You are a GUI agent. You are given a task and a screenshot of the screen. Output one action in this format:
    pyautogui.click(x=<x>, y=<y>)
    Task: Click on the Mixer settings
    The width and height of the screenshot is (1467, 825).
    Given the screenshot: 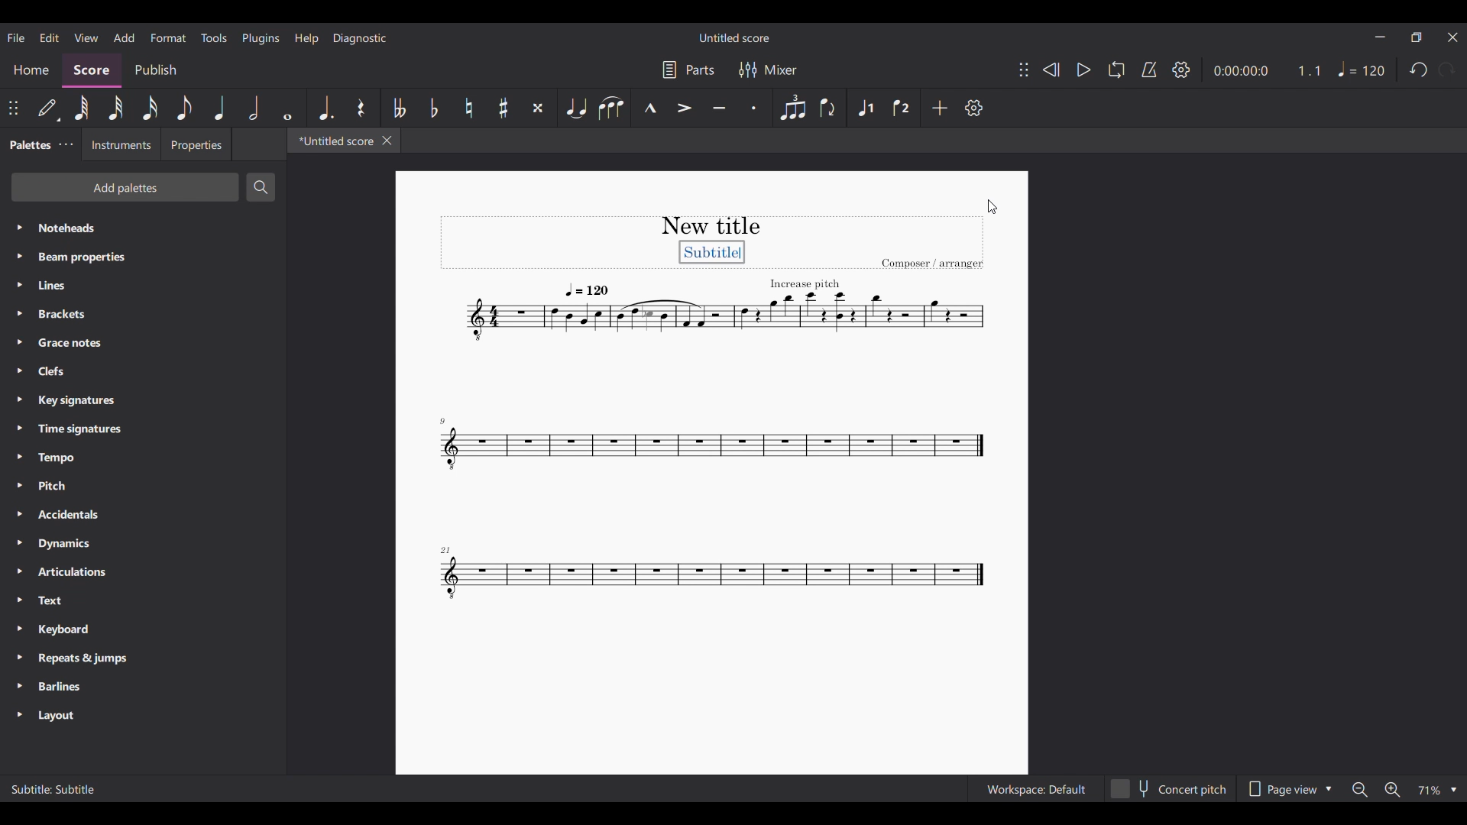 What is the action you would take?
    pyautogui.click(x=768, y=70)
    